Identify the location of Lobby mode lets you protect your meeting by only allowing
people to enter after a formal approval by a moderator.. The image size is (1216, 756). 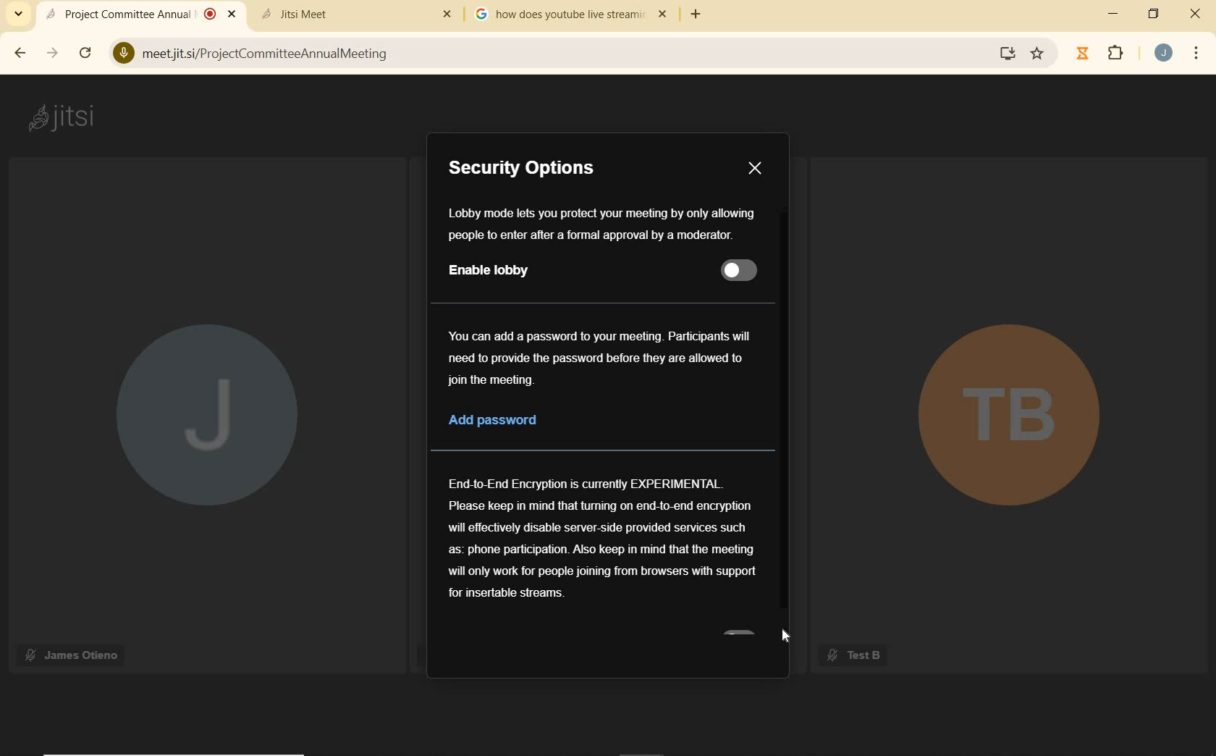
(604, 222).